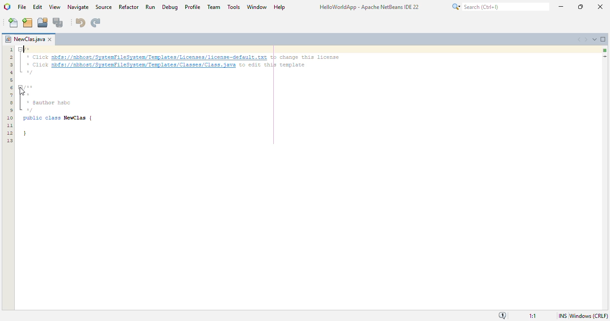 This screenshot has width=610, height=321. Describe the element at coordinates (78, 7) in the screenshot. I see `navigate` at that location.